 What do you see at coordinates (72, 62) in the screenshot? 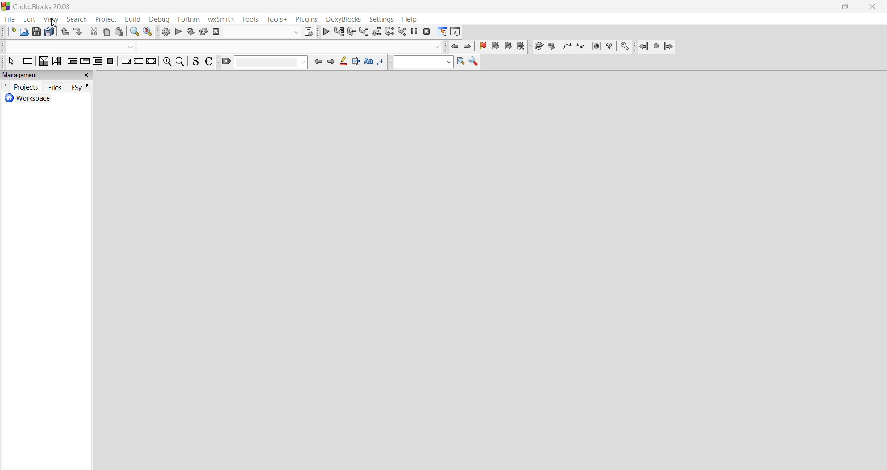
I see `entry conditional loop` at bounding box center [72, 62].